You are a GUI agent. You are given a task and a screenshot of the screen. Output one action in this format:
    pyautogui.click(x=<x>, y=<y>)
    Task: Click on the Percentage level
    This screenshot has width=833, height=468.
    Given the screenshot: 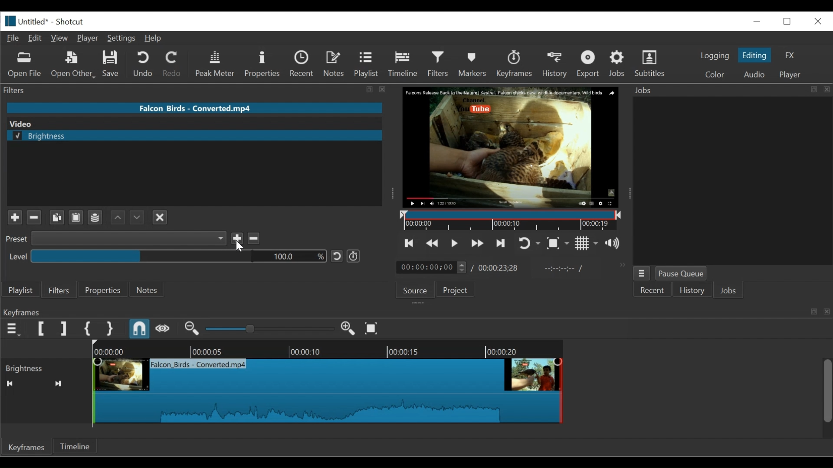 What is the action you would take?
    pyautogui.click(x=178, y=256)
    